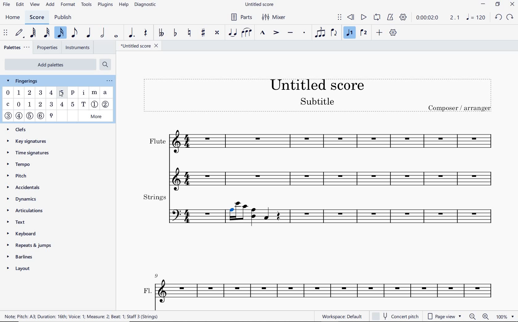 The image size is (518, 322). Describe the element at coordinates (30, 152) in the screenshot. I see `time signatures` at that location.